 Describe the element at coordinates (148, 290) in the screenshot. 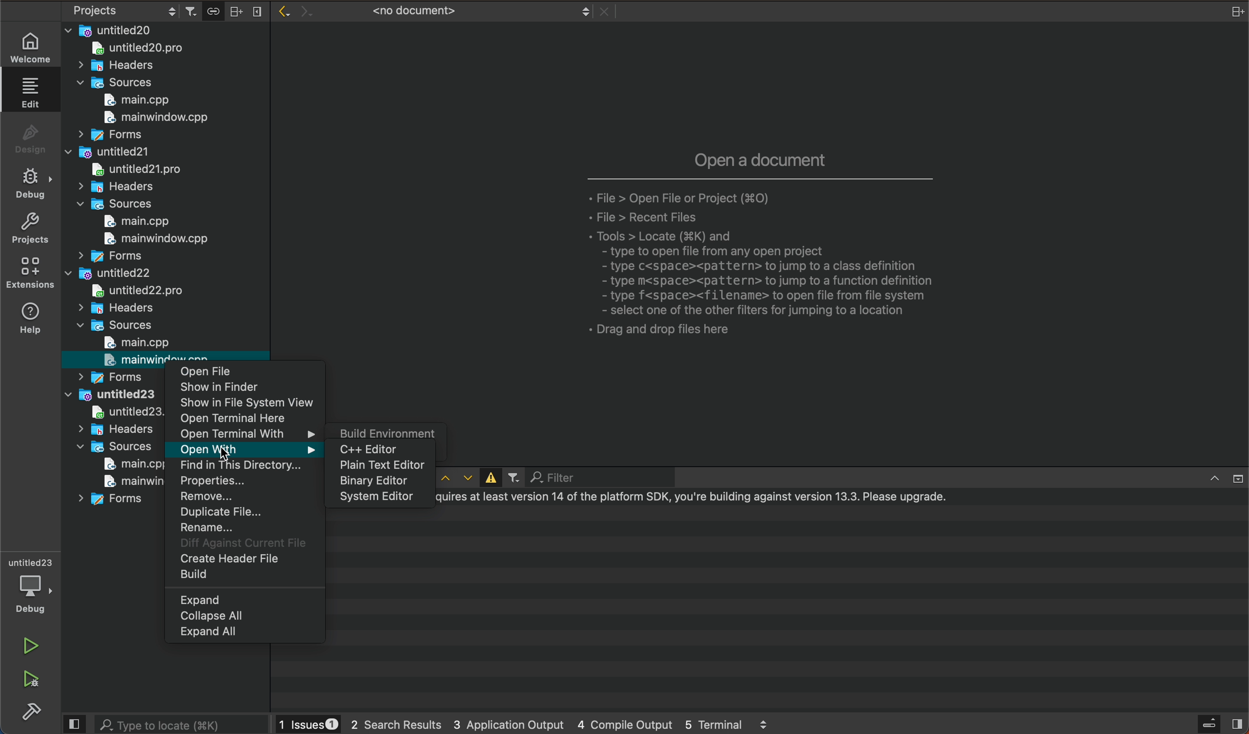

I see `untitled22pro` at that location.